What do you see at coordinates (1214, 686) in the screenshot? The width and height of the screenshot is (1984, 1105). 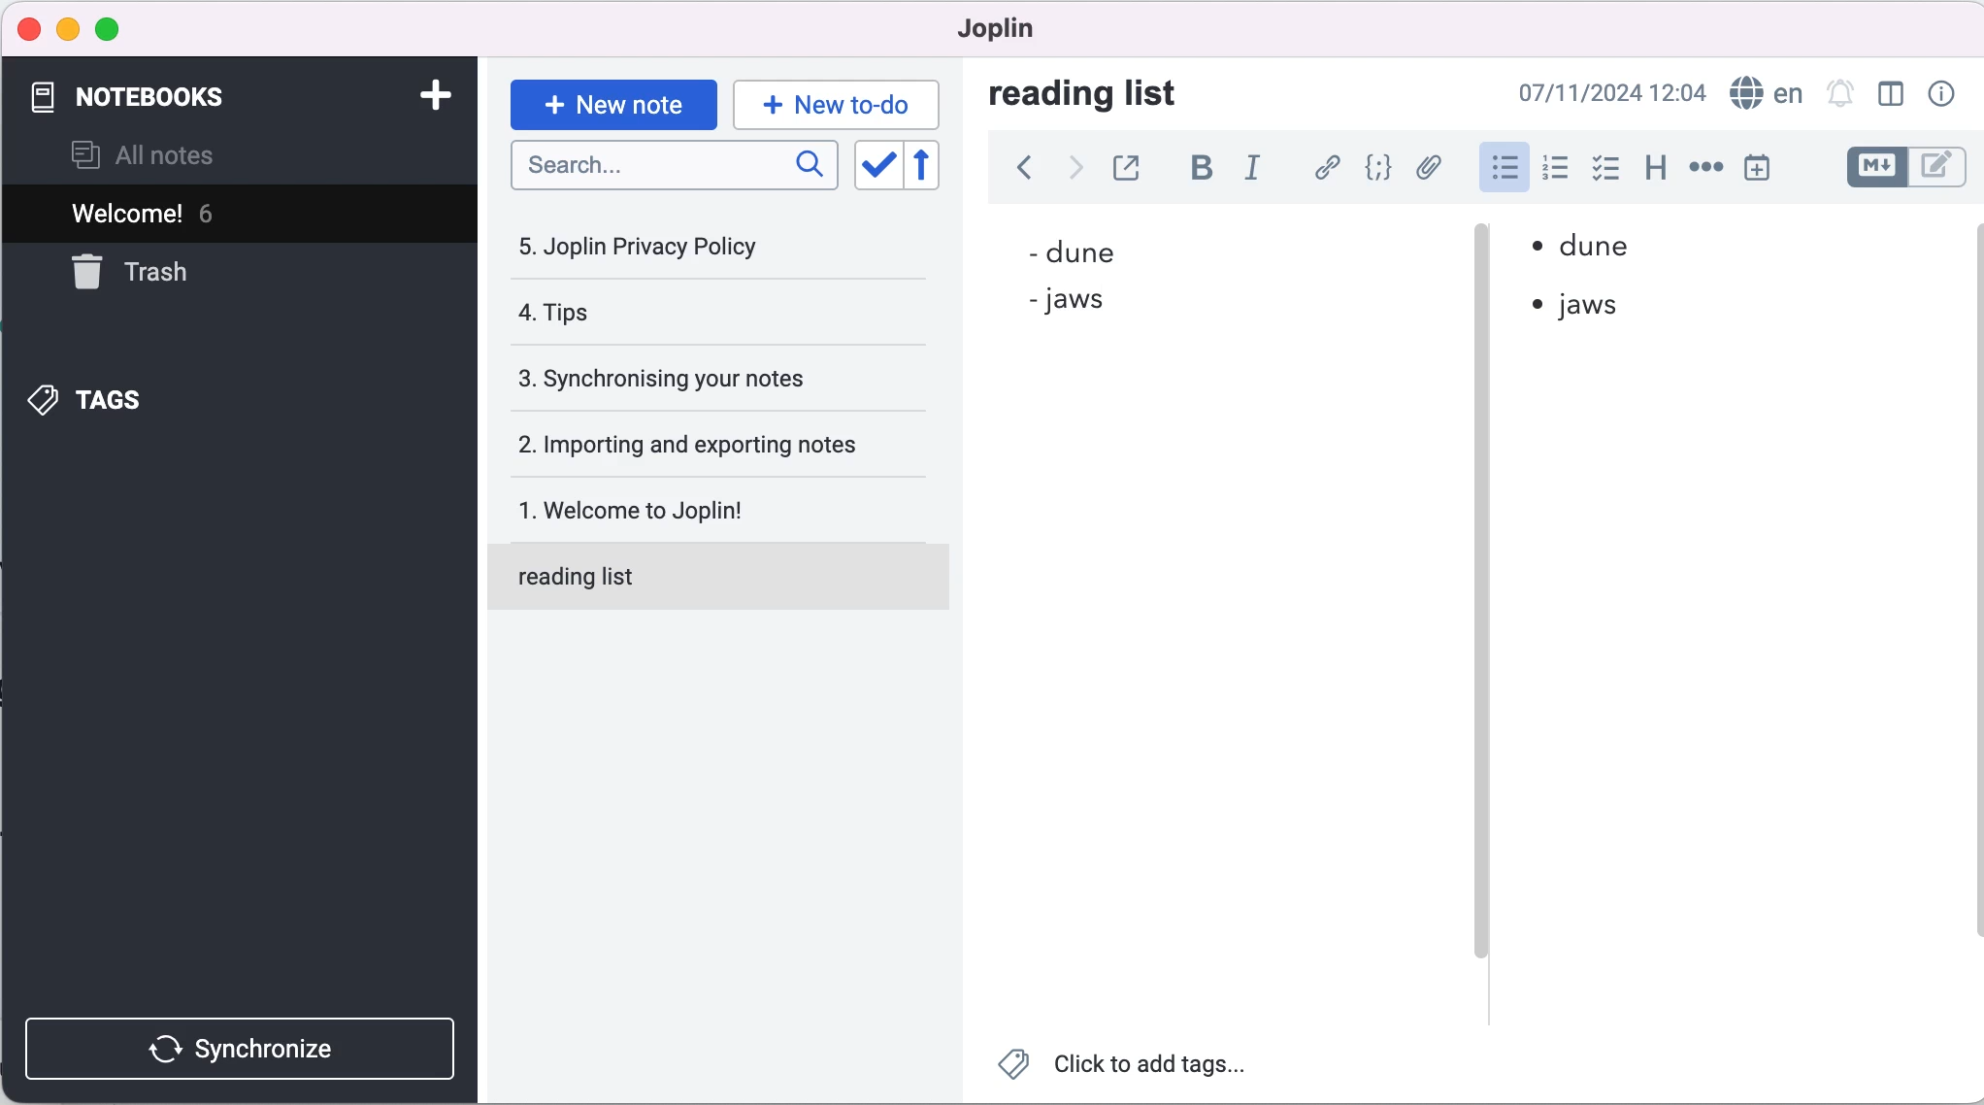 I see `blank canvas note 1` at bounding box center [1214, 686].